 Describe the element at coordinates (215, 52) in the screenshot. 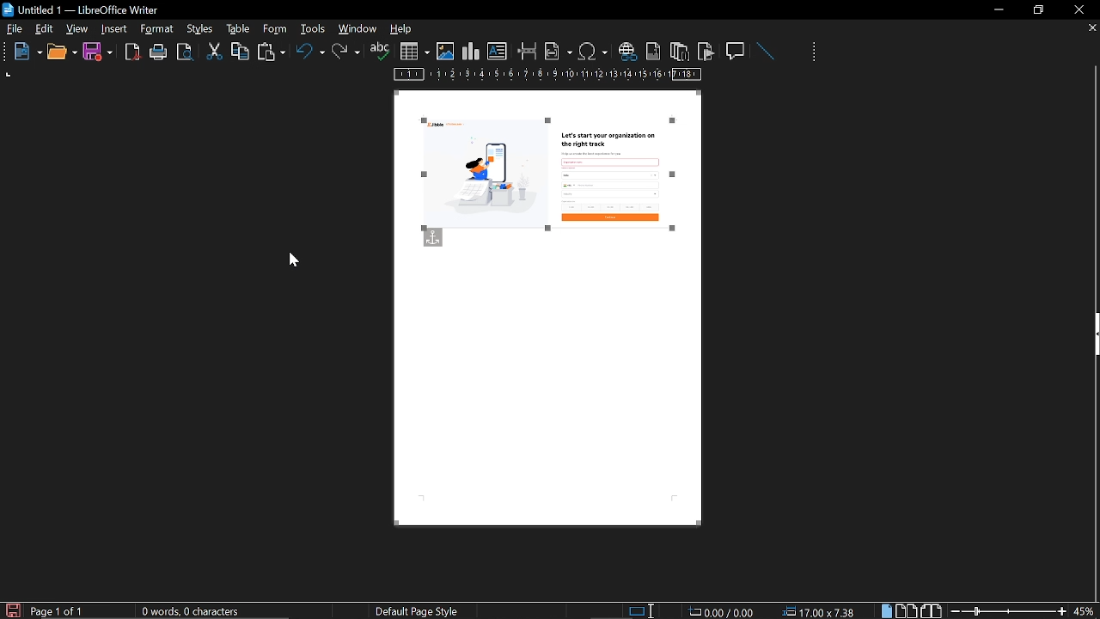

I see `cut ` at that location.